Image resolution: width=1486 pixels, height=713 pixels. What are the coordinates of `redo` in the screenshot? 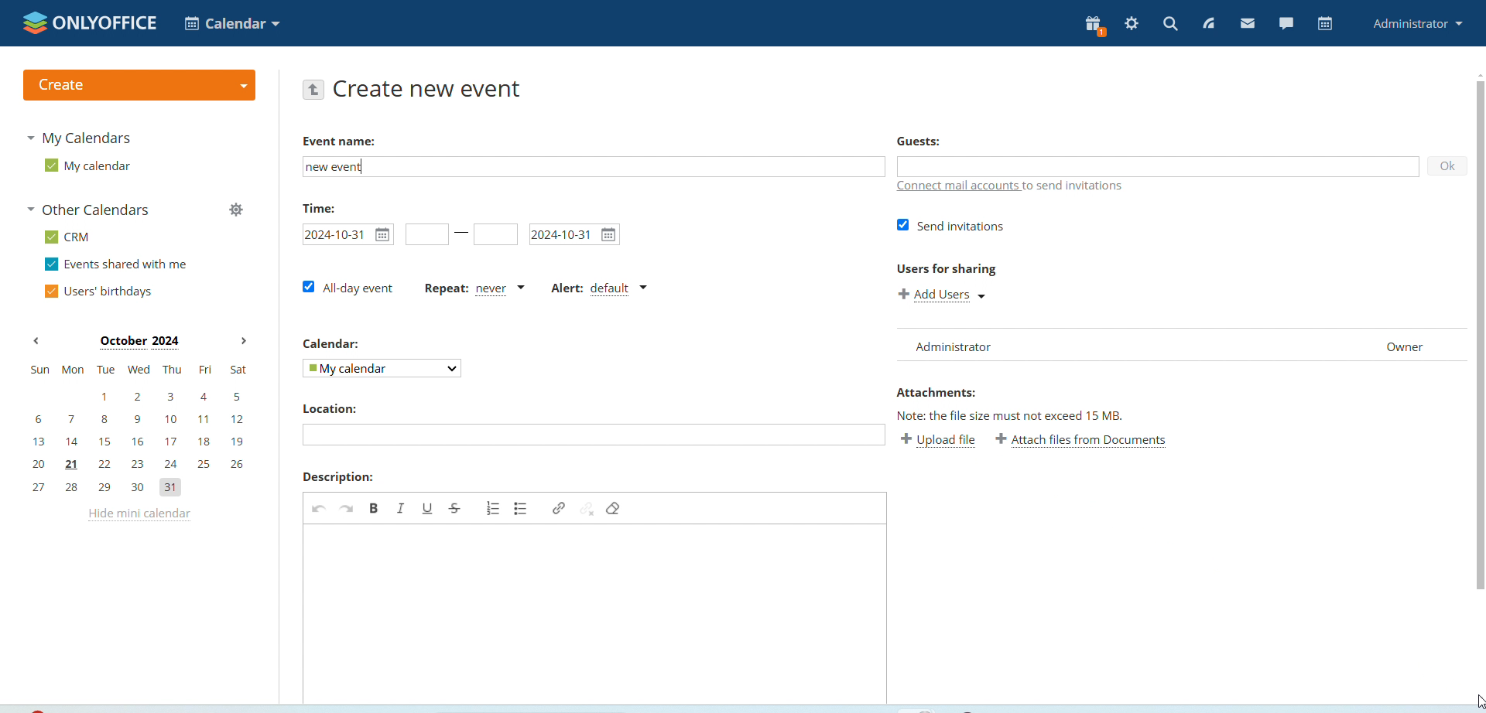 It's located at (348, 510).